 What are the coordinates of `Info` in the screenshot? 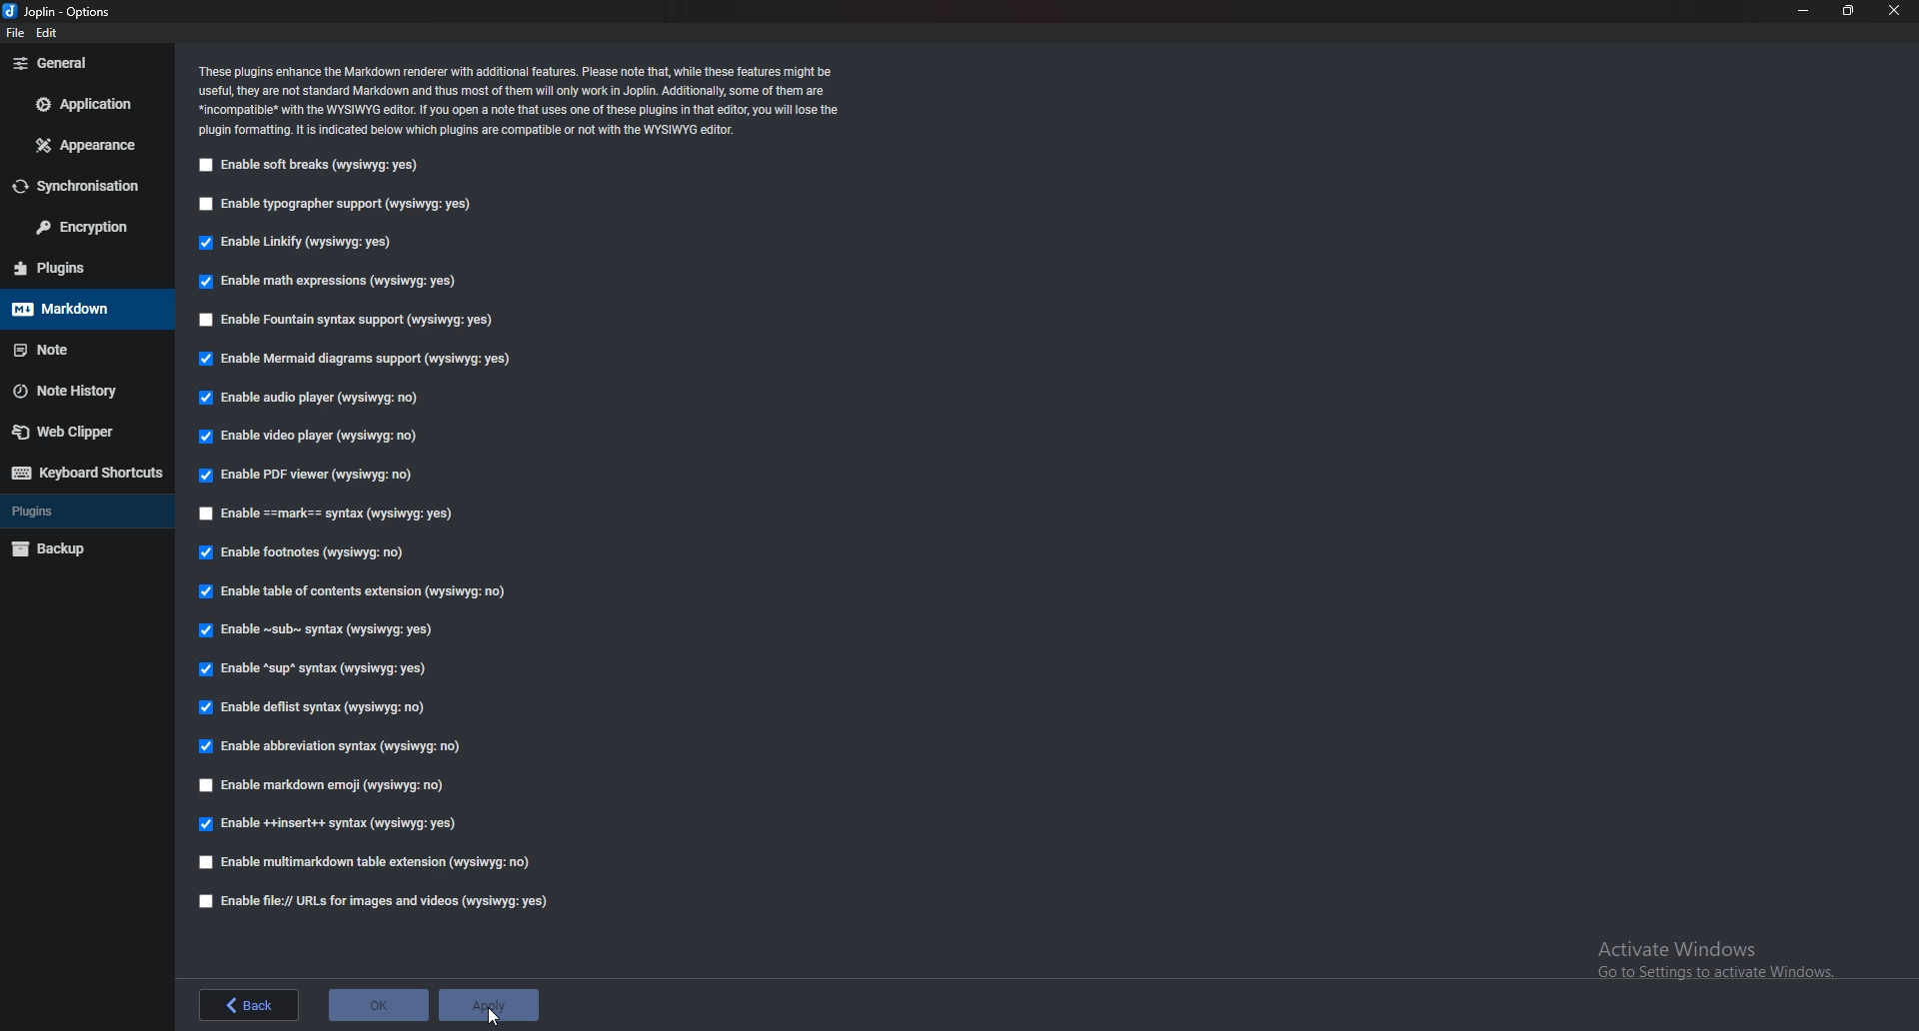 It's located at (521, 100).